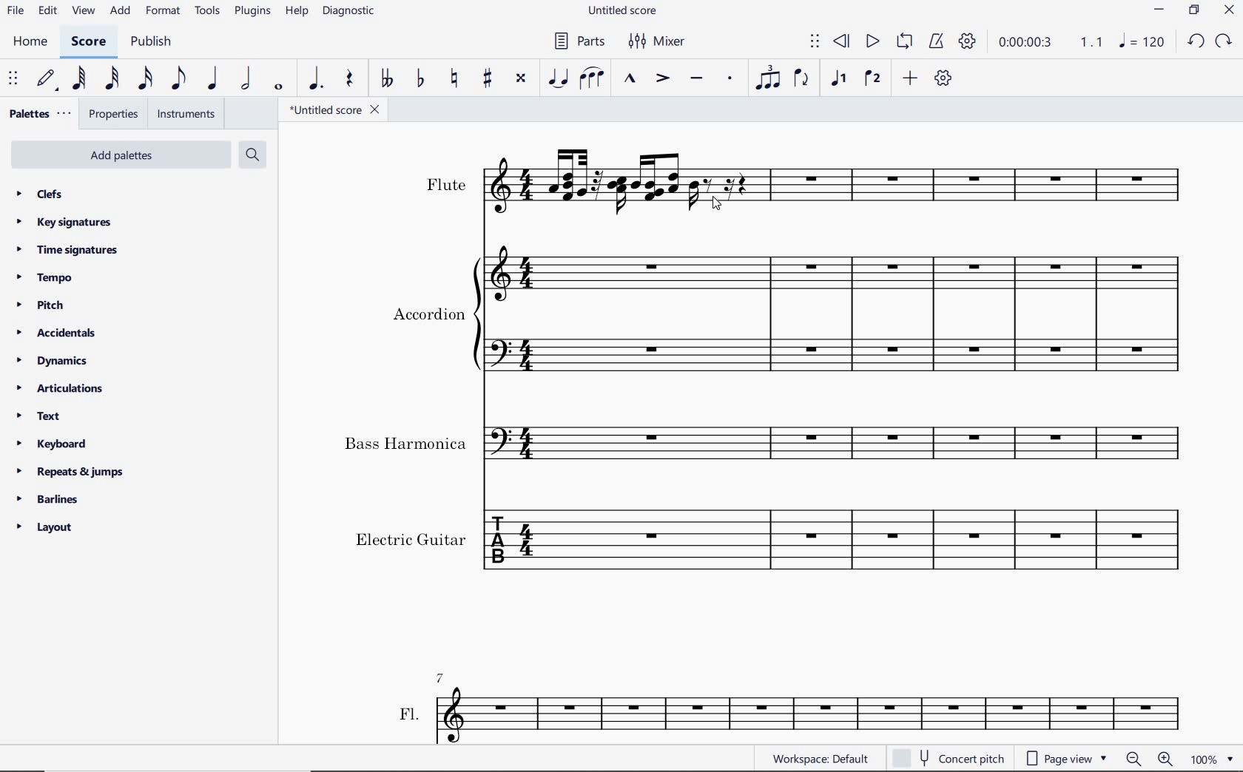 Image resolution: width=1243 pixels, height=772 pixels. What do you see at coordinates (558, 77) in the screenshot?
I see `tie` at bounding box center [558, 77].